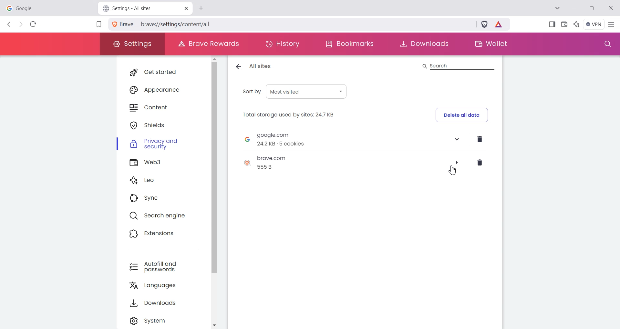 This screenshot has width=620, height=329. What do you see at coordinates (160, 145) in the screenshot?
I see `Privacy and security` at bounding box center [160, 145].